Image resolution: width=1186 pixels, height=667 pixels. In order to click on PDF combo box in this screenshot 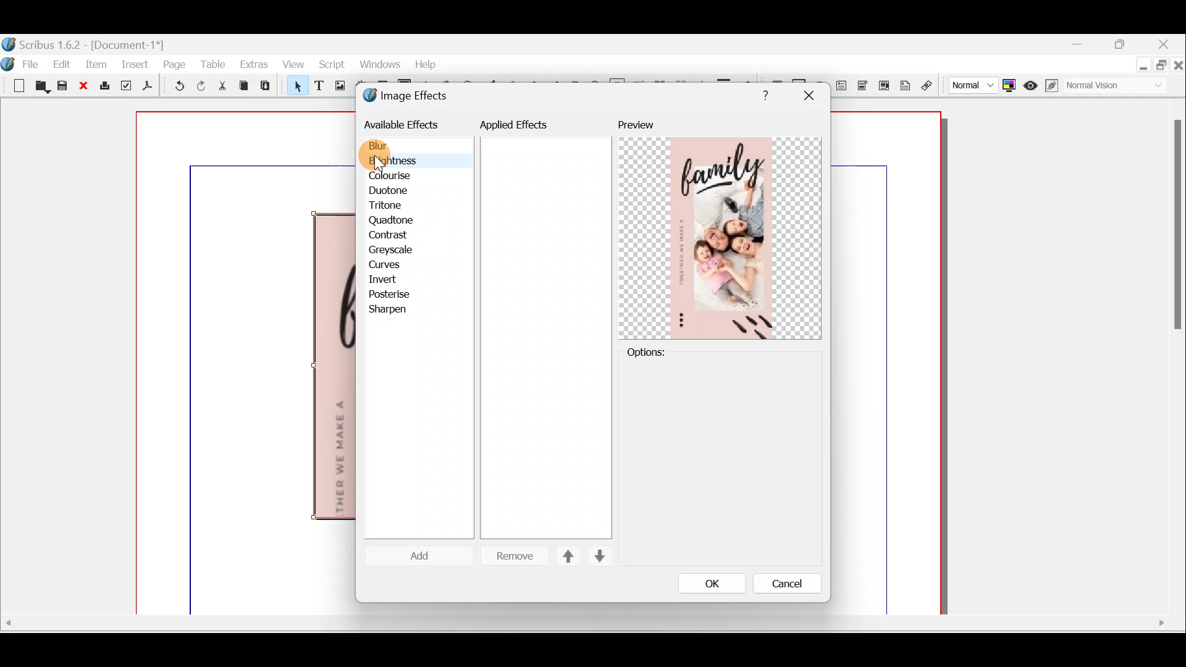, I will do `click(865, 86)`.